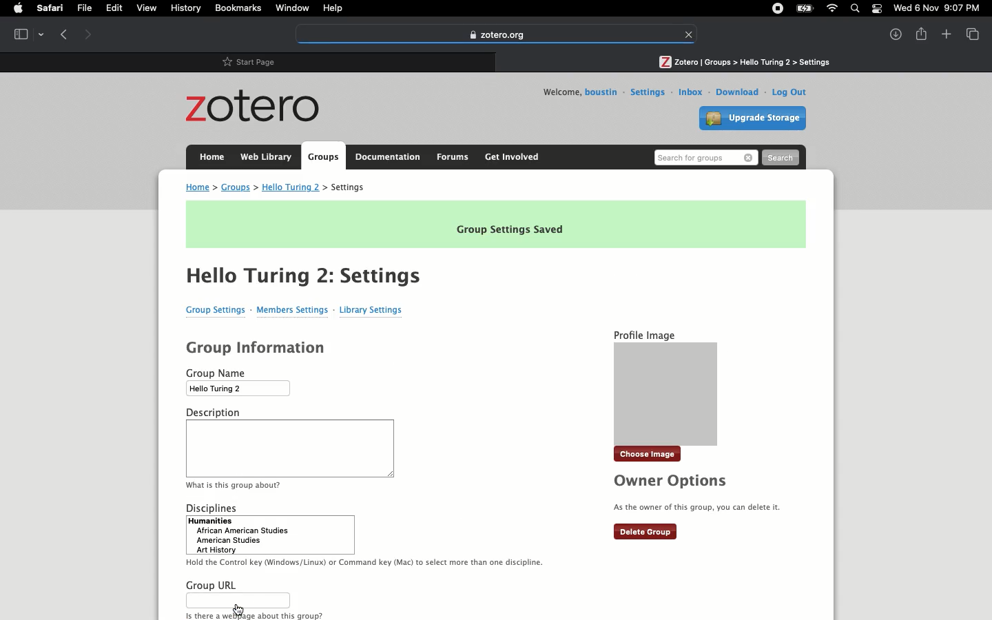 The height and width of the screenshot is (620, 992). I want to click on Search, so click(781, 158).